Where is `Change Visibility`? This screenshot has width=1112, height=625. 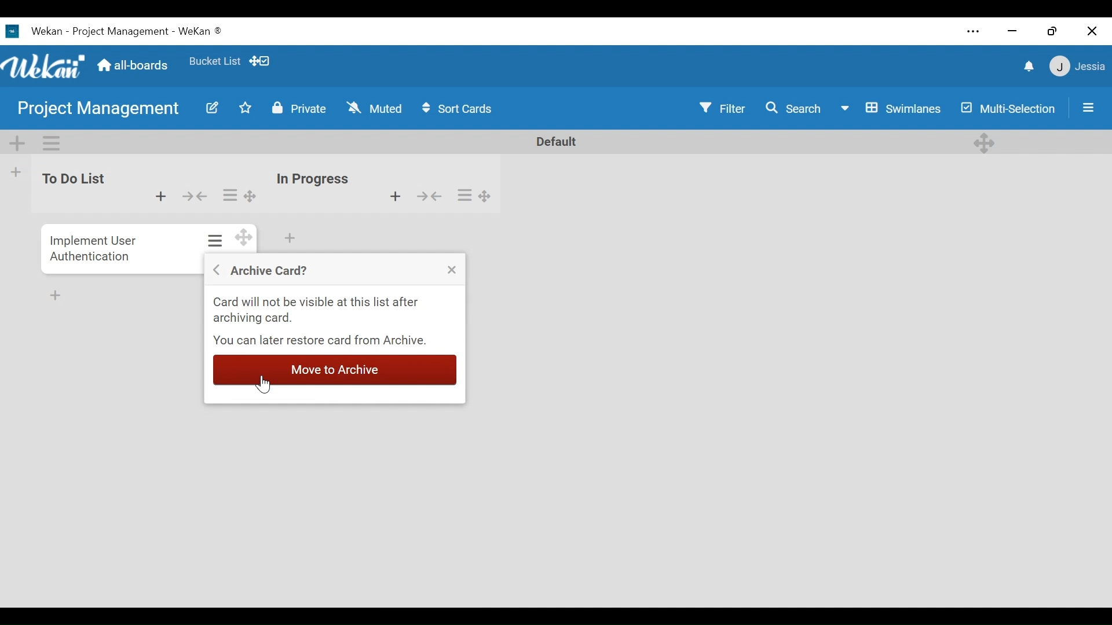 Change Visibility is located at coordinates (298, 108).